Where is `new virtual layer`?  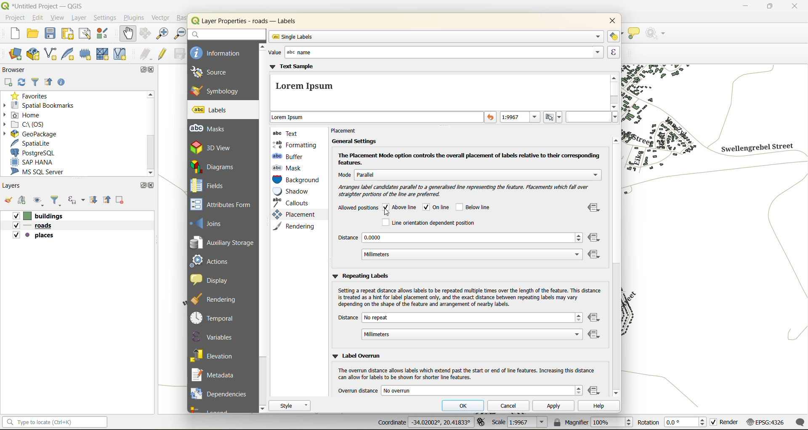 new virtual layer is located at coordinates (122, 54).